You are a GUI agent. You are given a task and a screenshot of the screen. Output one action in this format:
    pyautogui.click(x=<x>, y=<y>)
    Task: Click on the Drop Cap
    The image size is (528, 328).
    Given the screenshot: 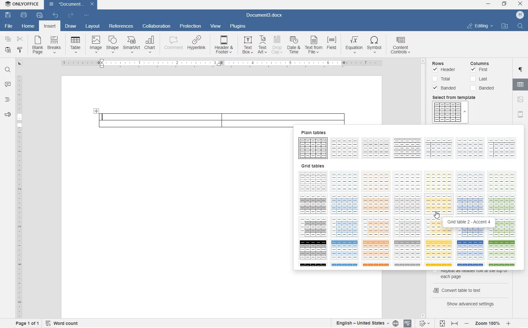 What is the action you would take?
    pyautogui.click(x=277, y=45)
    